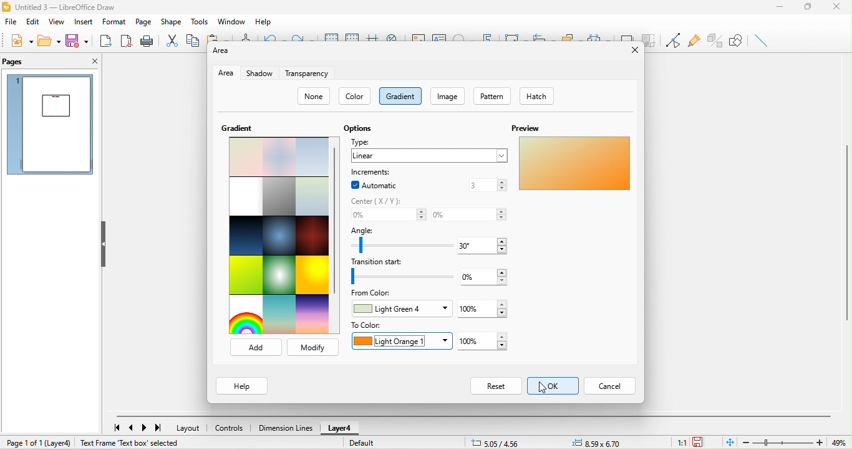  Describe the element at coordinates (545, 388) in the screenshot. I see `cursor movement` at that location.